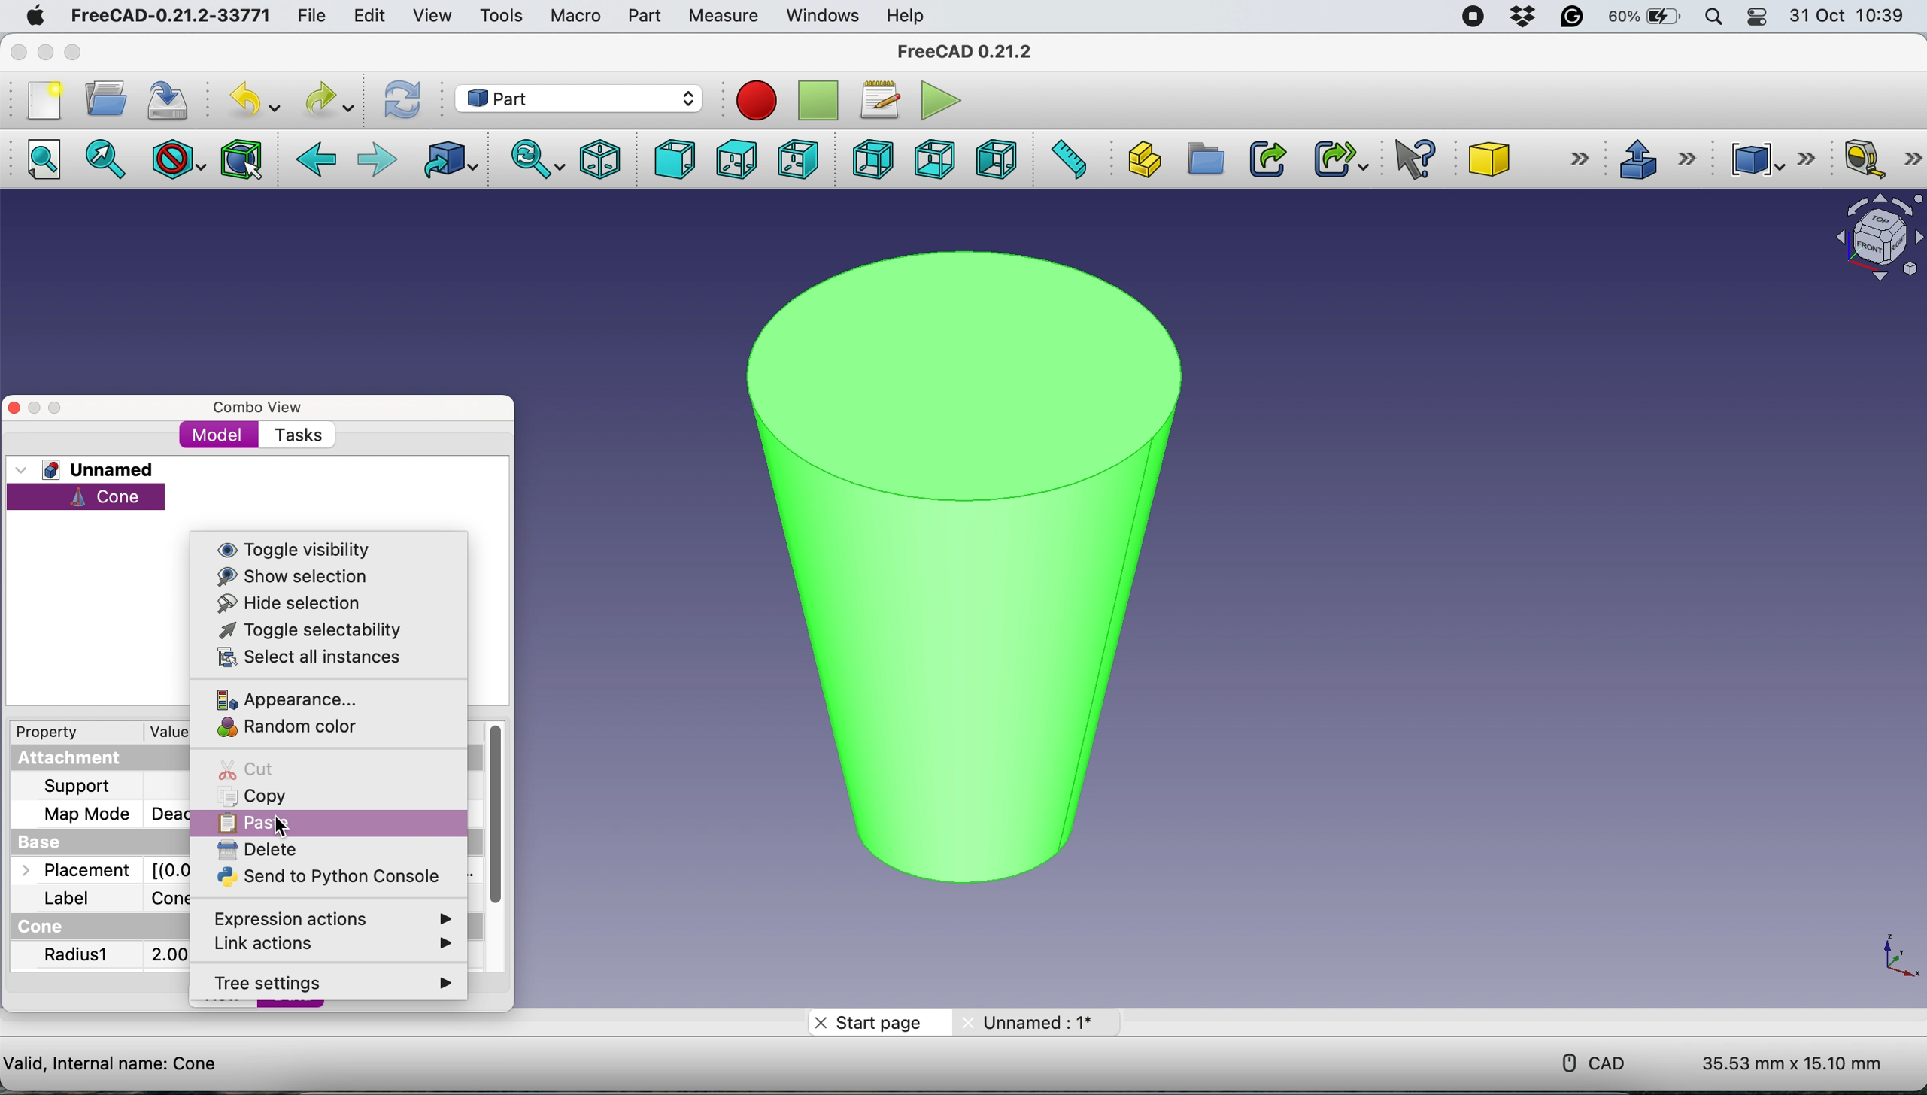 This screenshot has height=1095, width=1927. Describe the element at coordinates (722, 16) in the screenshot. I see `measure` at that location.